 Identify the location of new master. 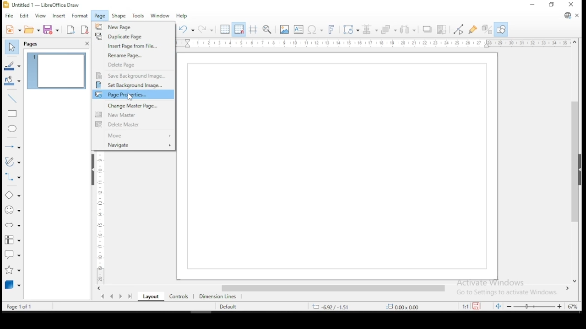
(132, 116).